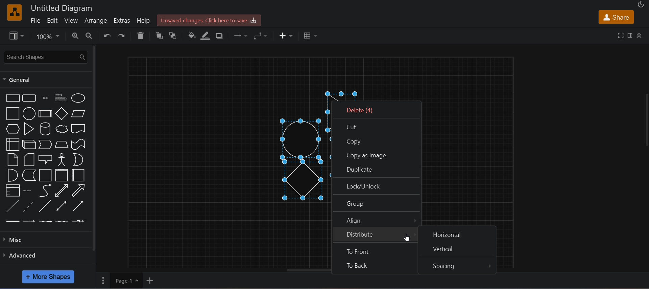 The width and height of the screenshot is (649, 289). What do you see at coordinates (192, 35) in the screenshot?
I see `fill color` at bounding box center [192, 35].